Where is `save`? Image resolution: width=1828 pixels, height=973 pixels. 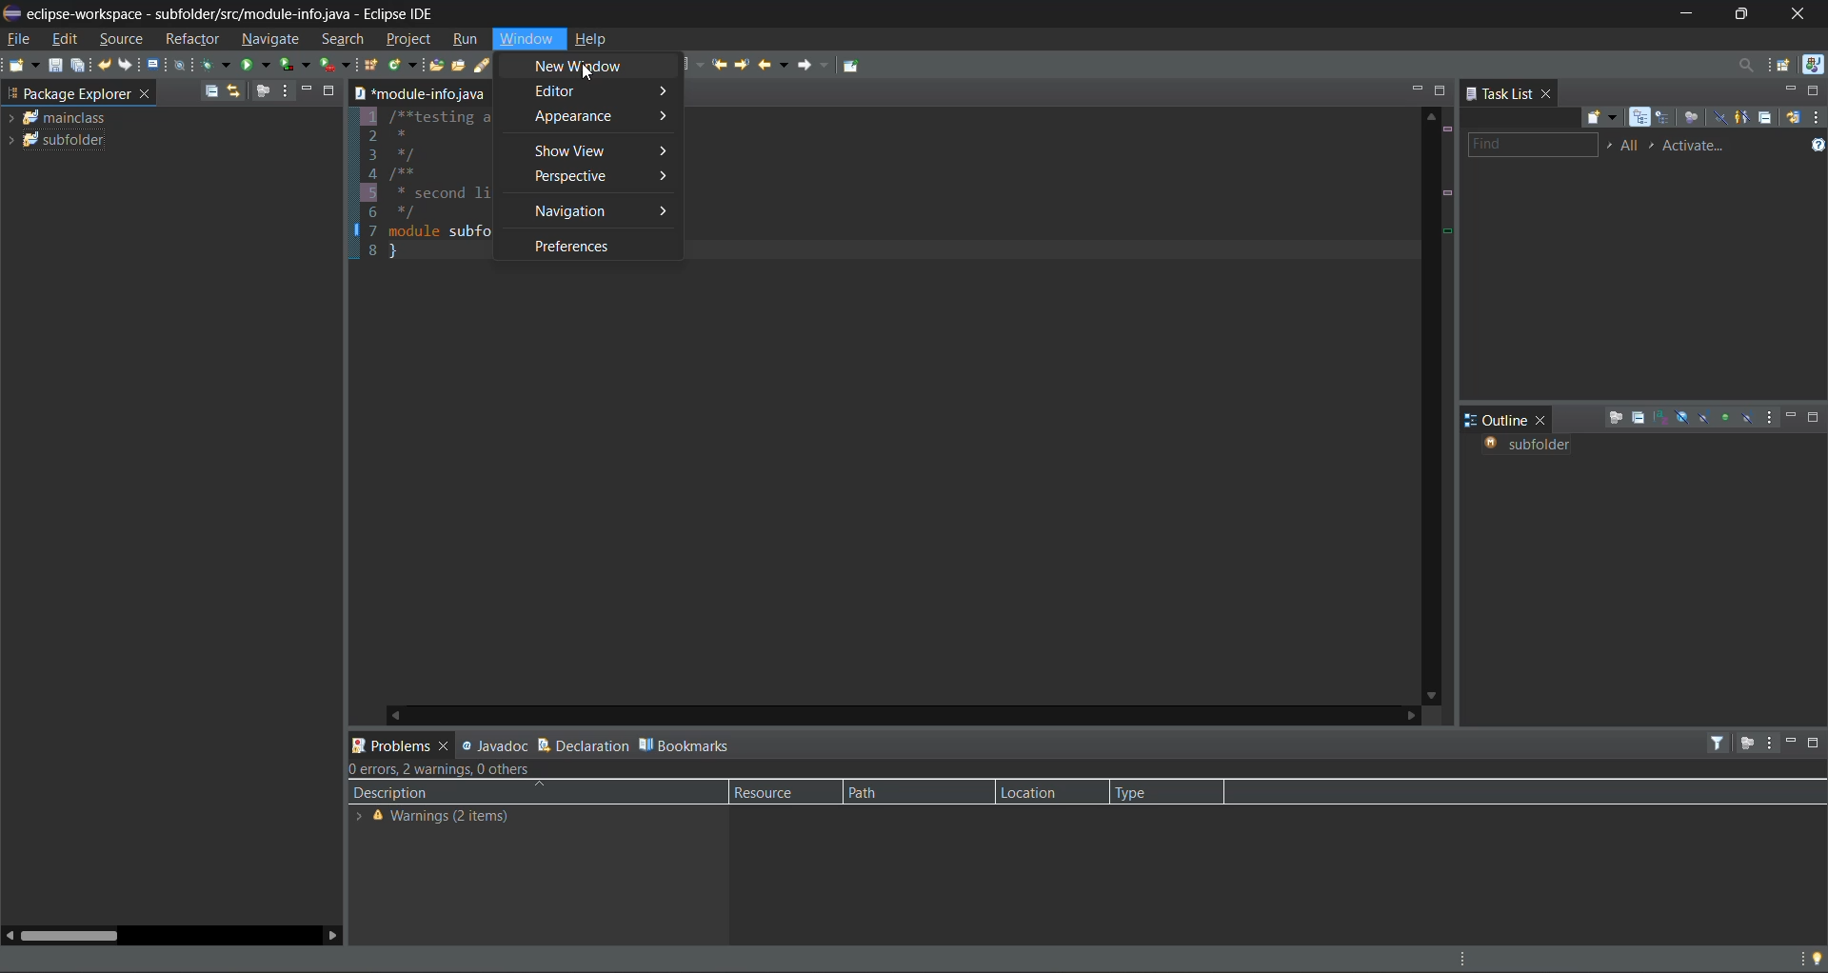
save is located at coordinates (55, 66).